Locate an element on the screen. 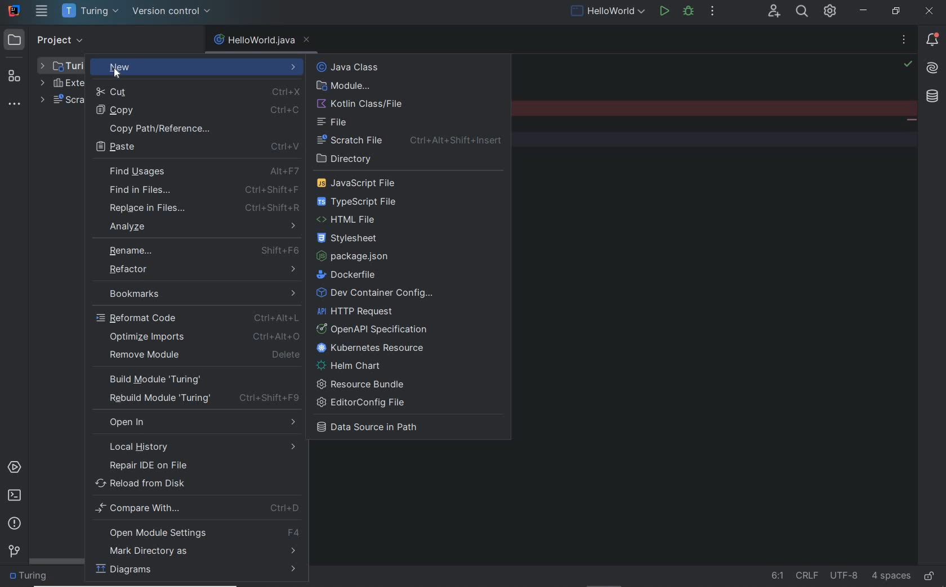 The height and width of the screenshot is (587, 946). IDE and Project settings is located at coordinates (831, 12).